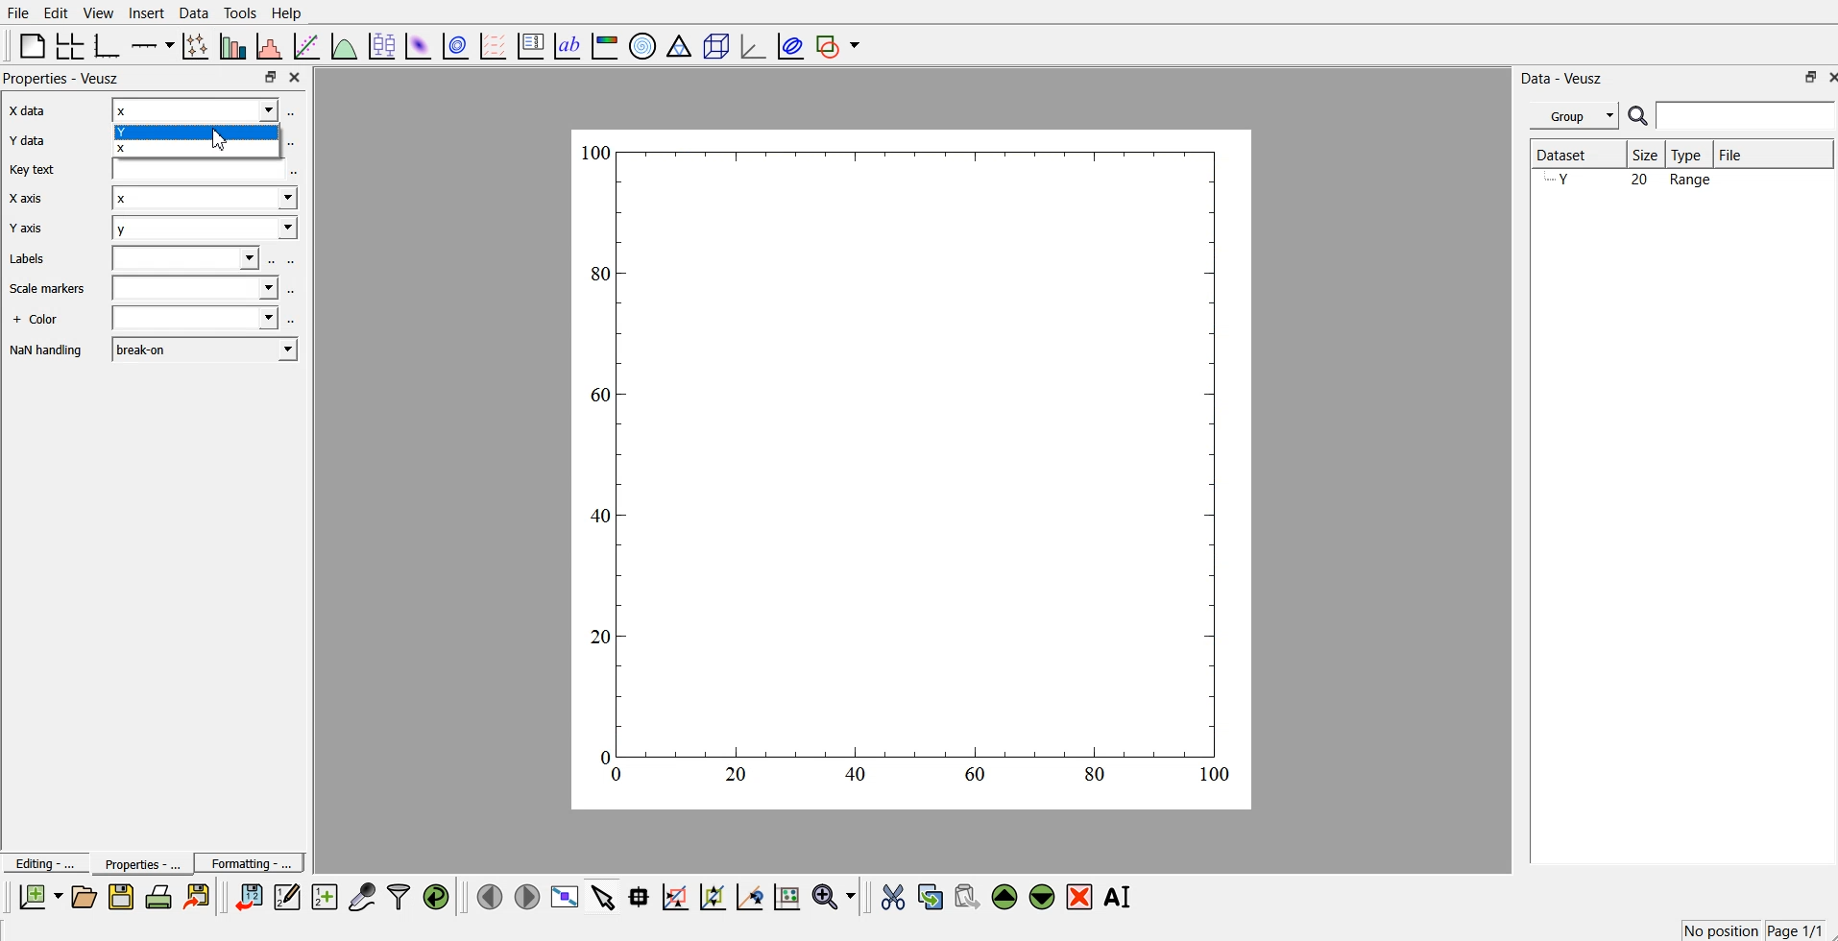  I want to click on click to draw rectangle, so click(676, 895).